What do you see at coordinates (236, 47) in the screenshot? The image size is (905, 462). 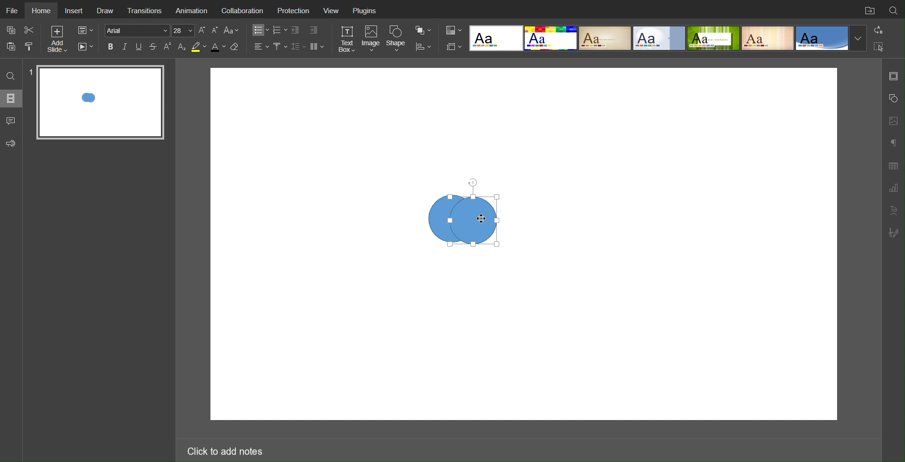 I see `Erase` at bounding box center [236, 47].